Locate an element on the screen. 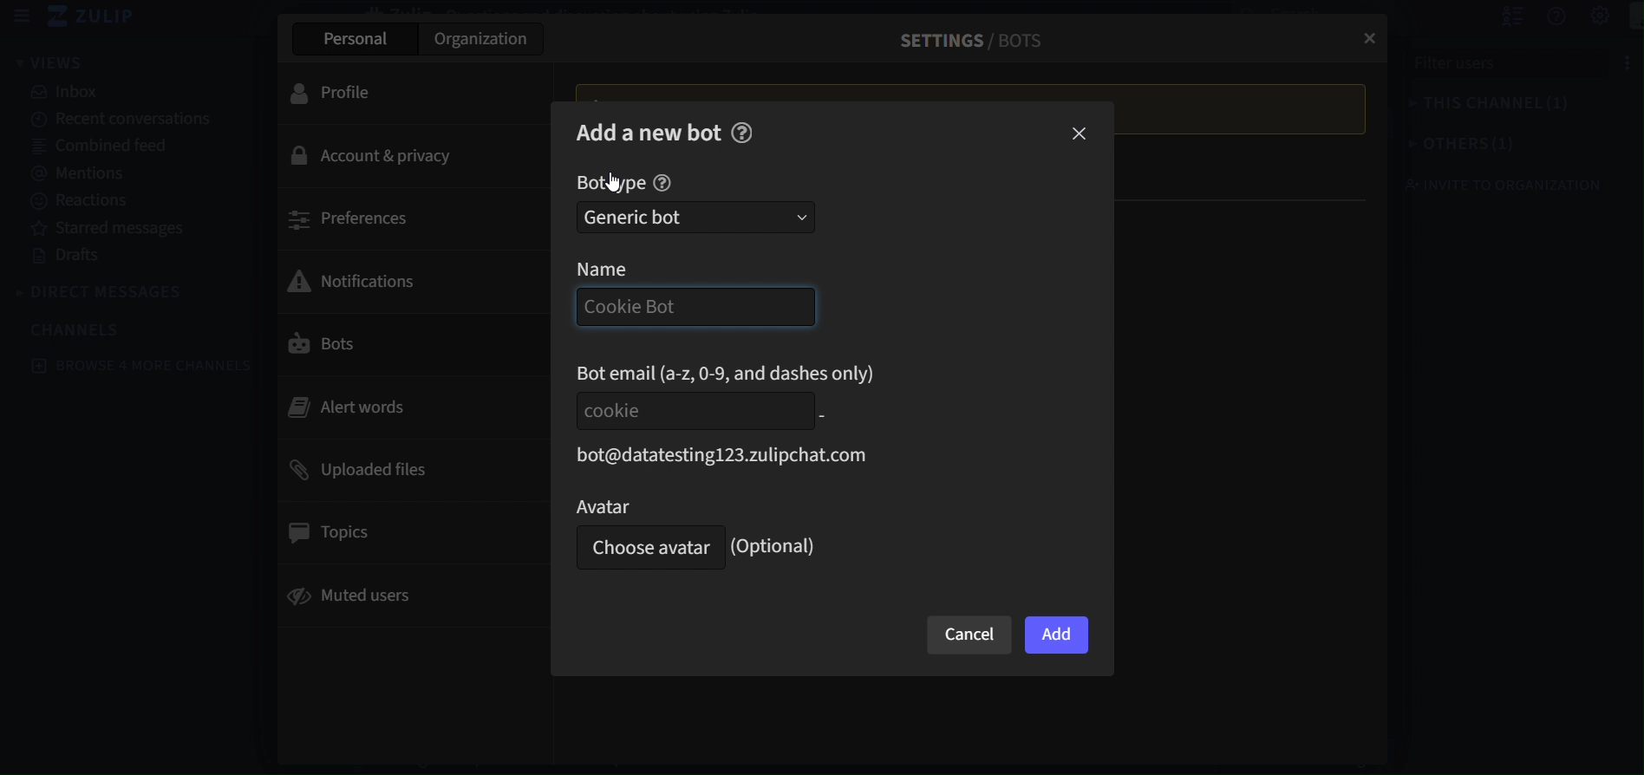 Image resolution: width=1644 pixels, height=775 pixels. hide user list is located at coordinates (1492, 16).